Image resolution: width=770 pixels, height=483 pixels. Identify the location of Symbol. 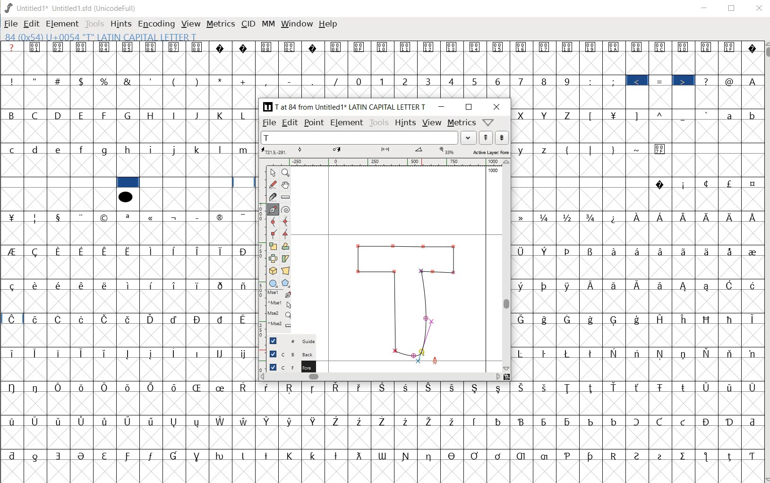
(314, 47).